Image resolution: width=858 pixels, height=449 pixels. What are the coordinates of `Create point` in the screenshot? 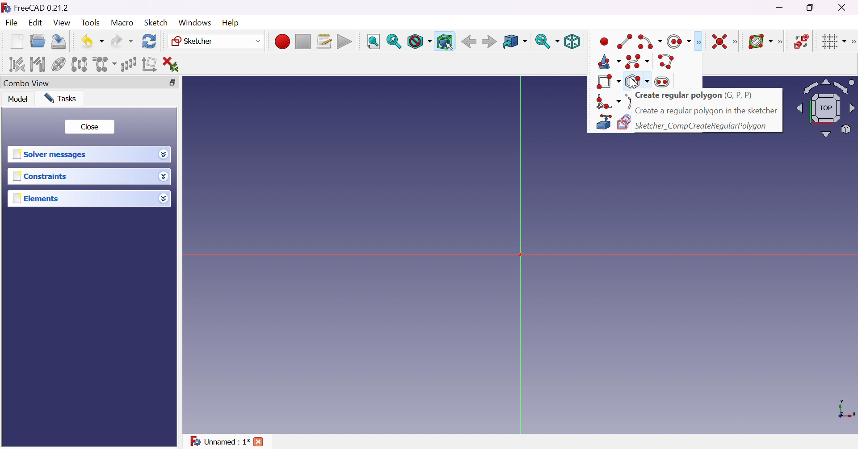 It's located at (604, 42).